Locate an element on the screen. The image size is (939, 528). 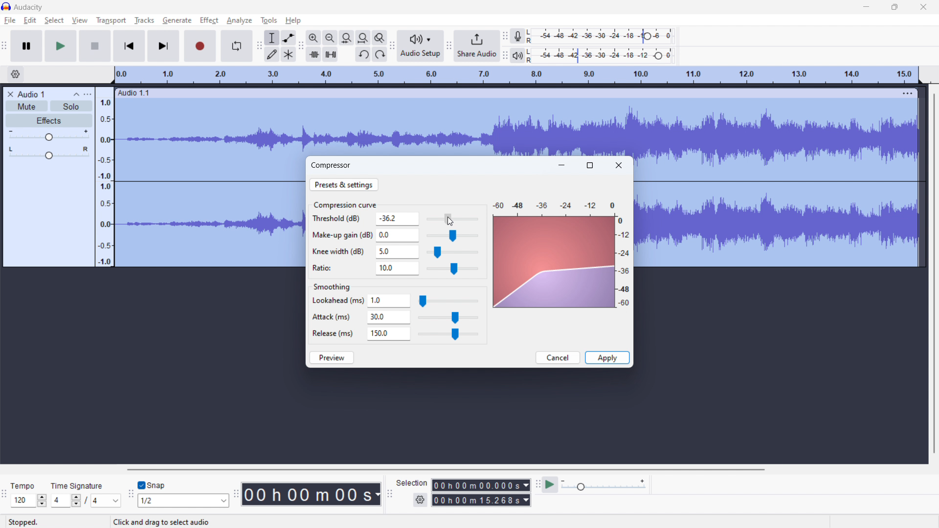
time signature toolbar is located at coordinates (5, 496).